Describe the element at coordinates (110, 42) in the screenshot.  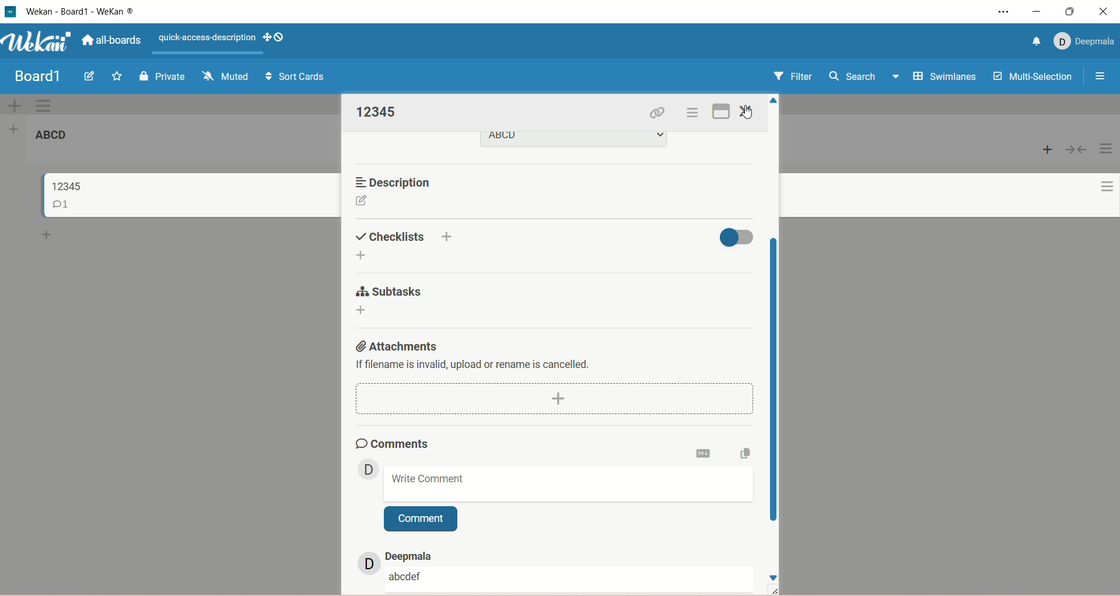
I see `all boards` at that location.